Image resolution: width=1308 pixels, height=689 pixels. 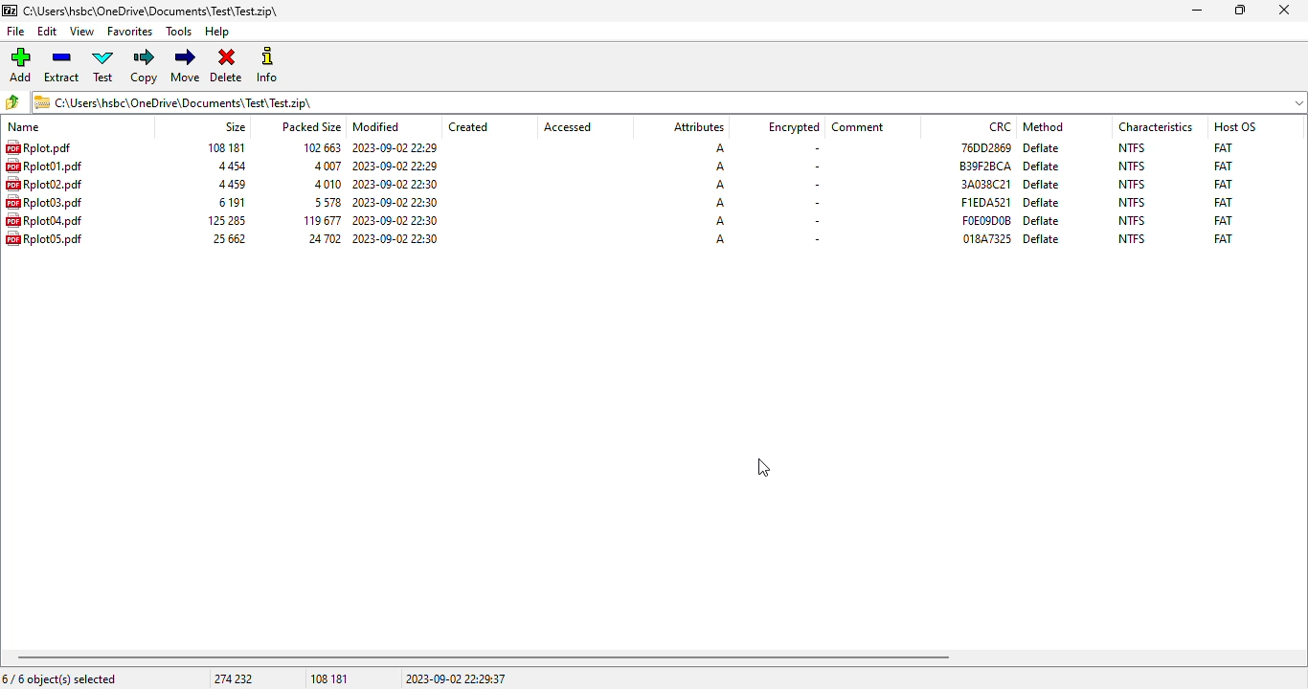 What do you see at coordinates (130, 32) in the screenshot?
I see `favorites` at bounding box center [130, 32].